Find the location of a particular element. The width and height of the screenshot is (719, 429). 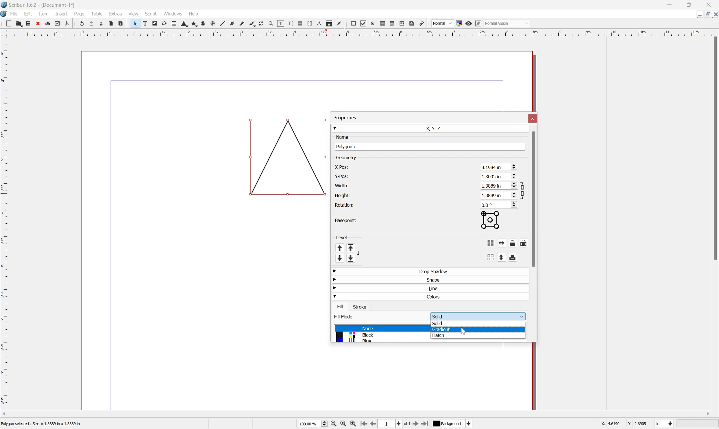

Extras is located at coordinates (116, 13).